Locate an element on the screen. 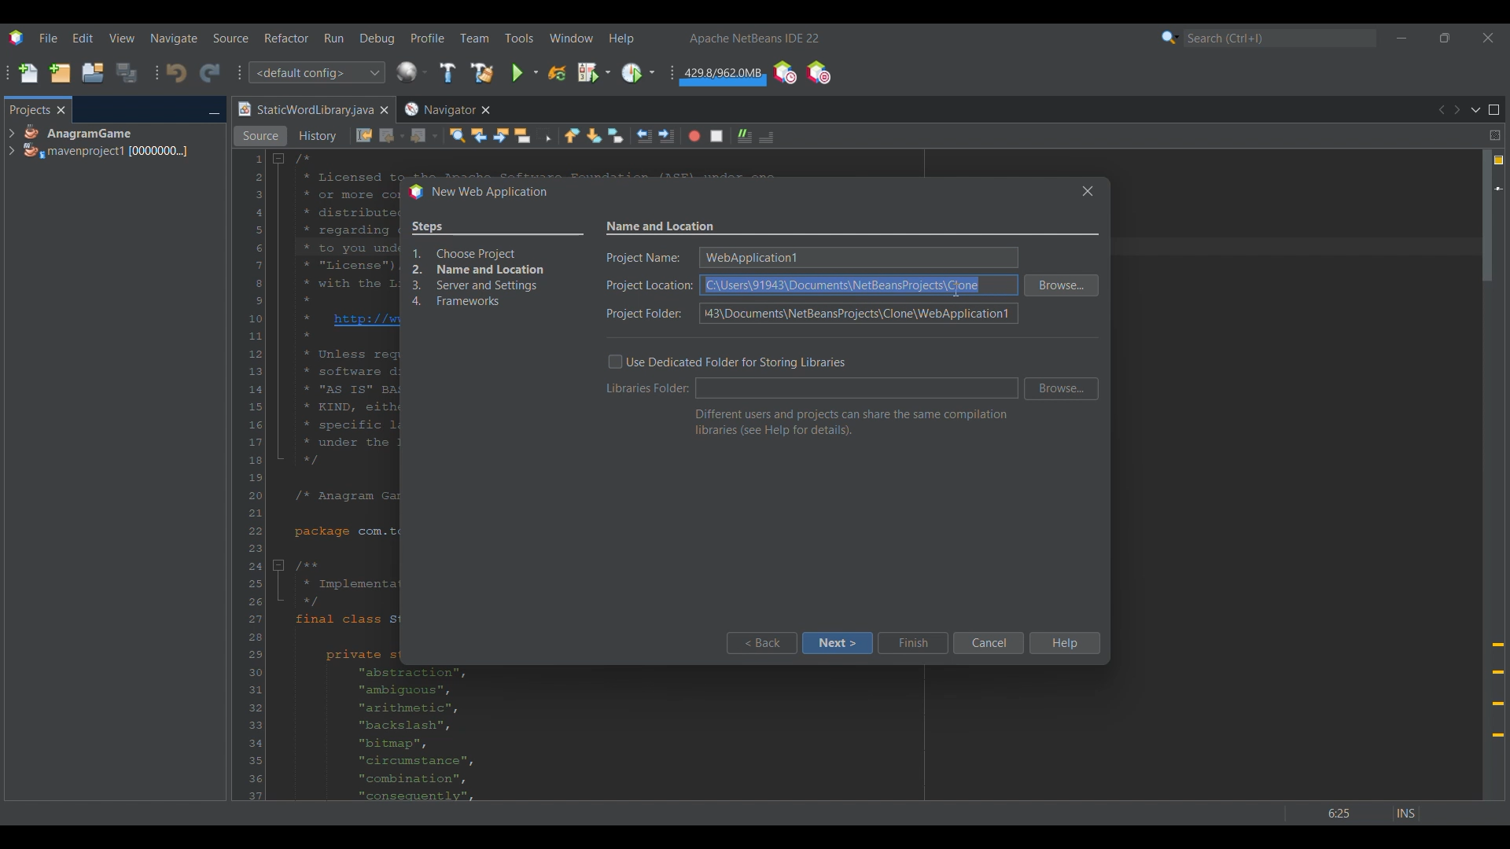  Find next occurrence is located at coordinates (501, 135).